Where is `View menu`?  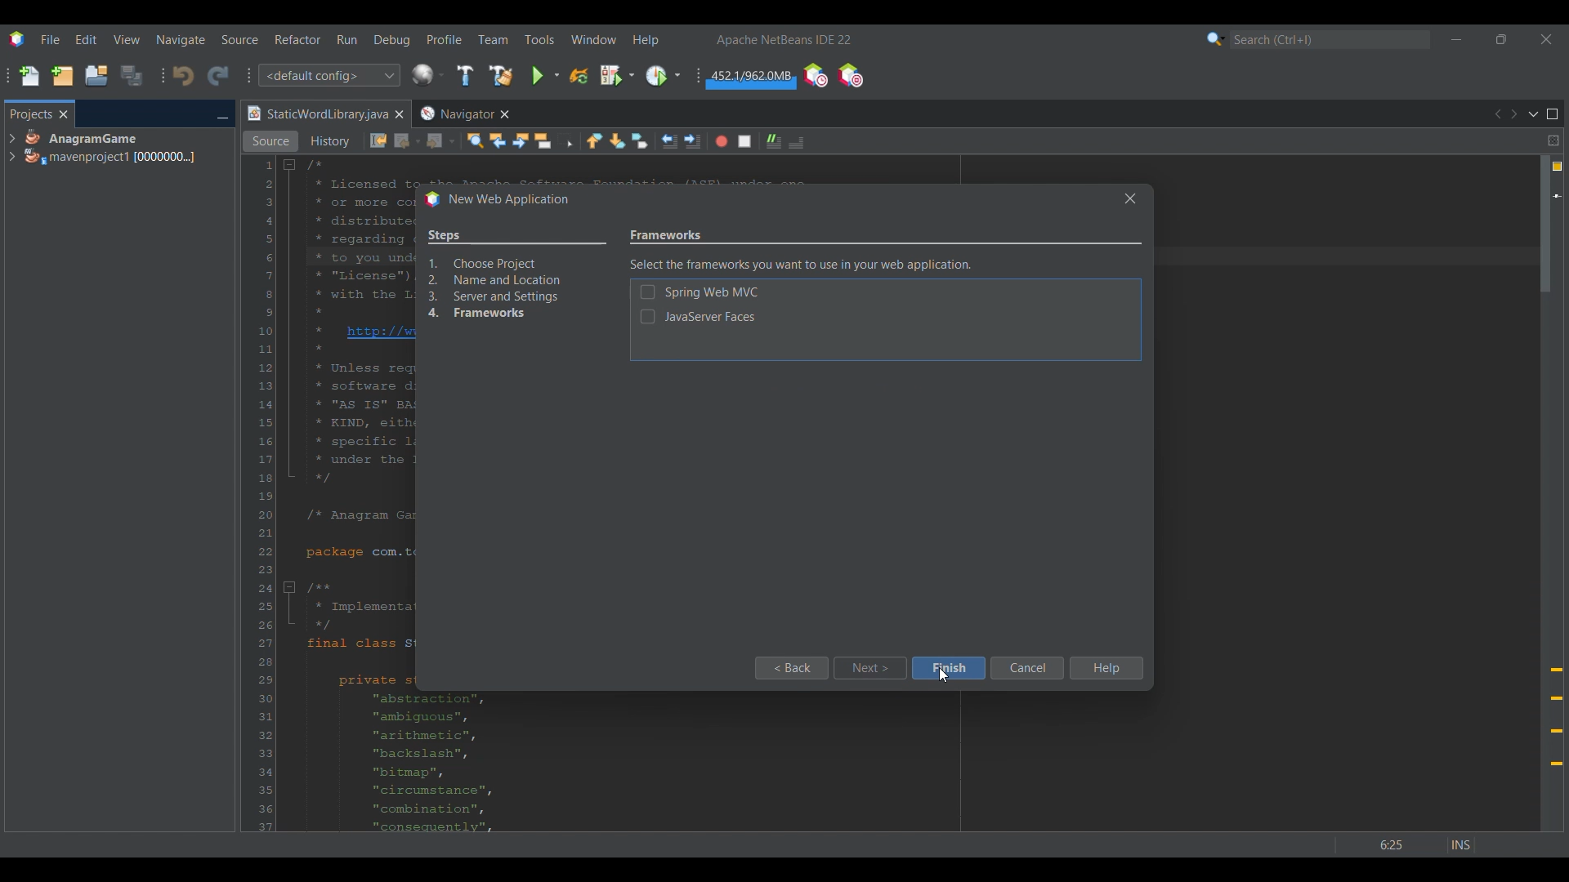
View menu is located at coordinates (127, 39).